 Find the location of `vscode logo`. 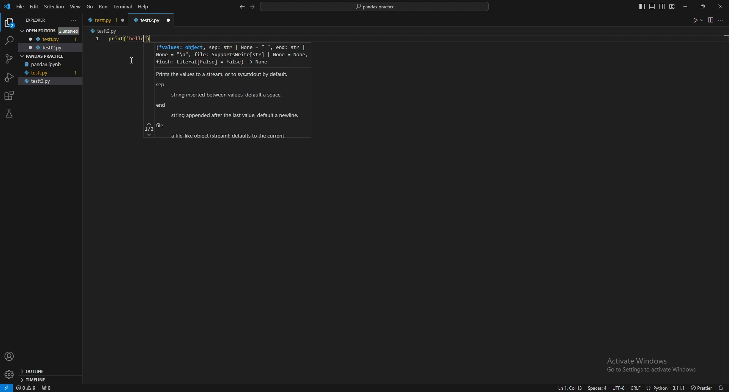

vscode logo is located at coordinates (7, 7).